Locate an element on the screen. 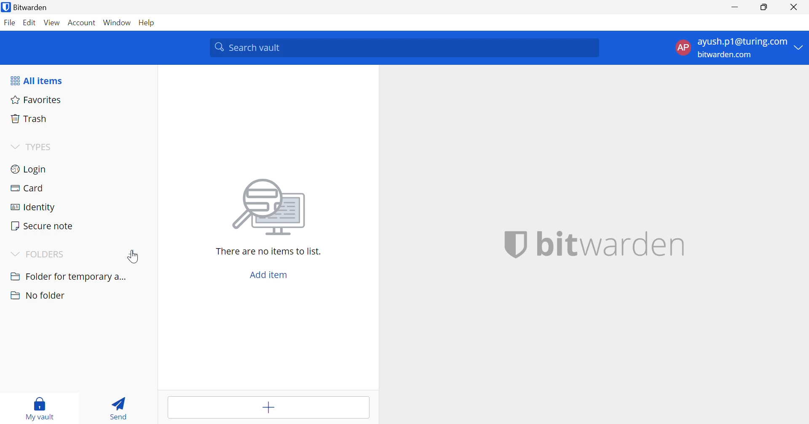 This screenshot has height=424, width=809. Minimize is located at coordinates (735, 6).